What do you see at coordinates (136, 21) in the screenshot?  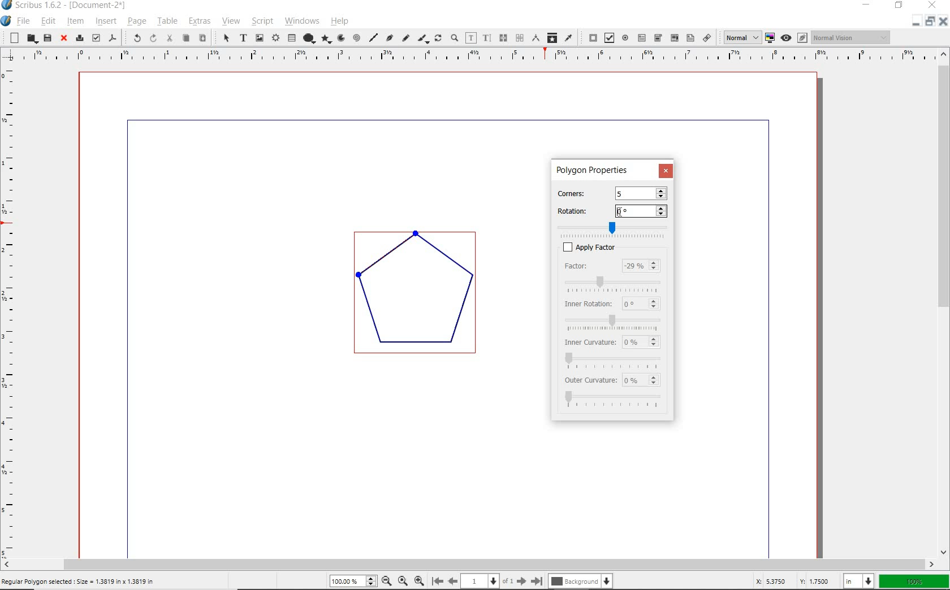 I see `page` at bounding box center [136, 21].